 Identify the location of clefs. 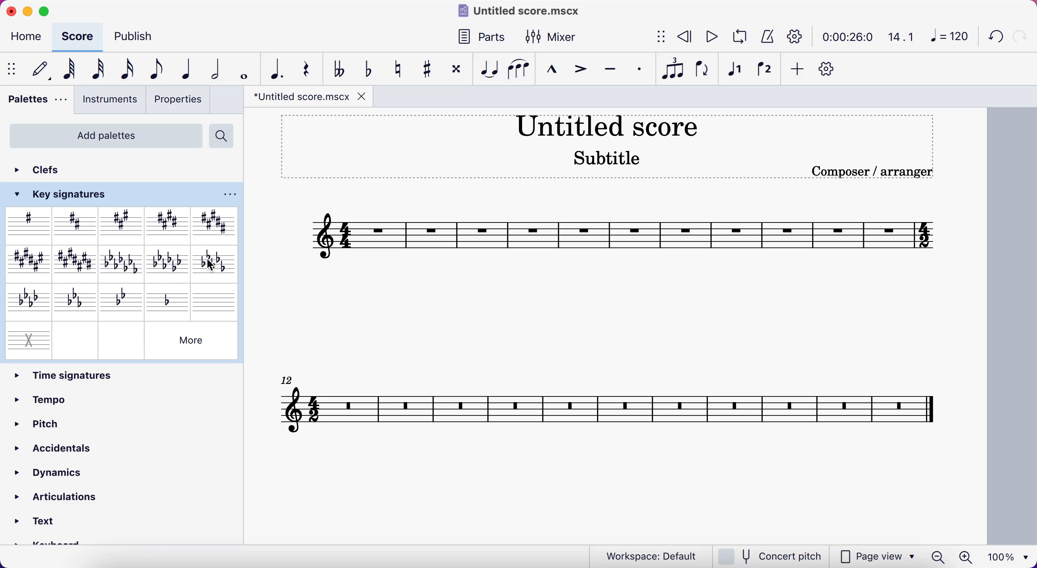
(49, 170).